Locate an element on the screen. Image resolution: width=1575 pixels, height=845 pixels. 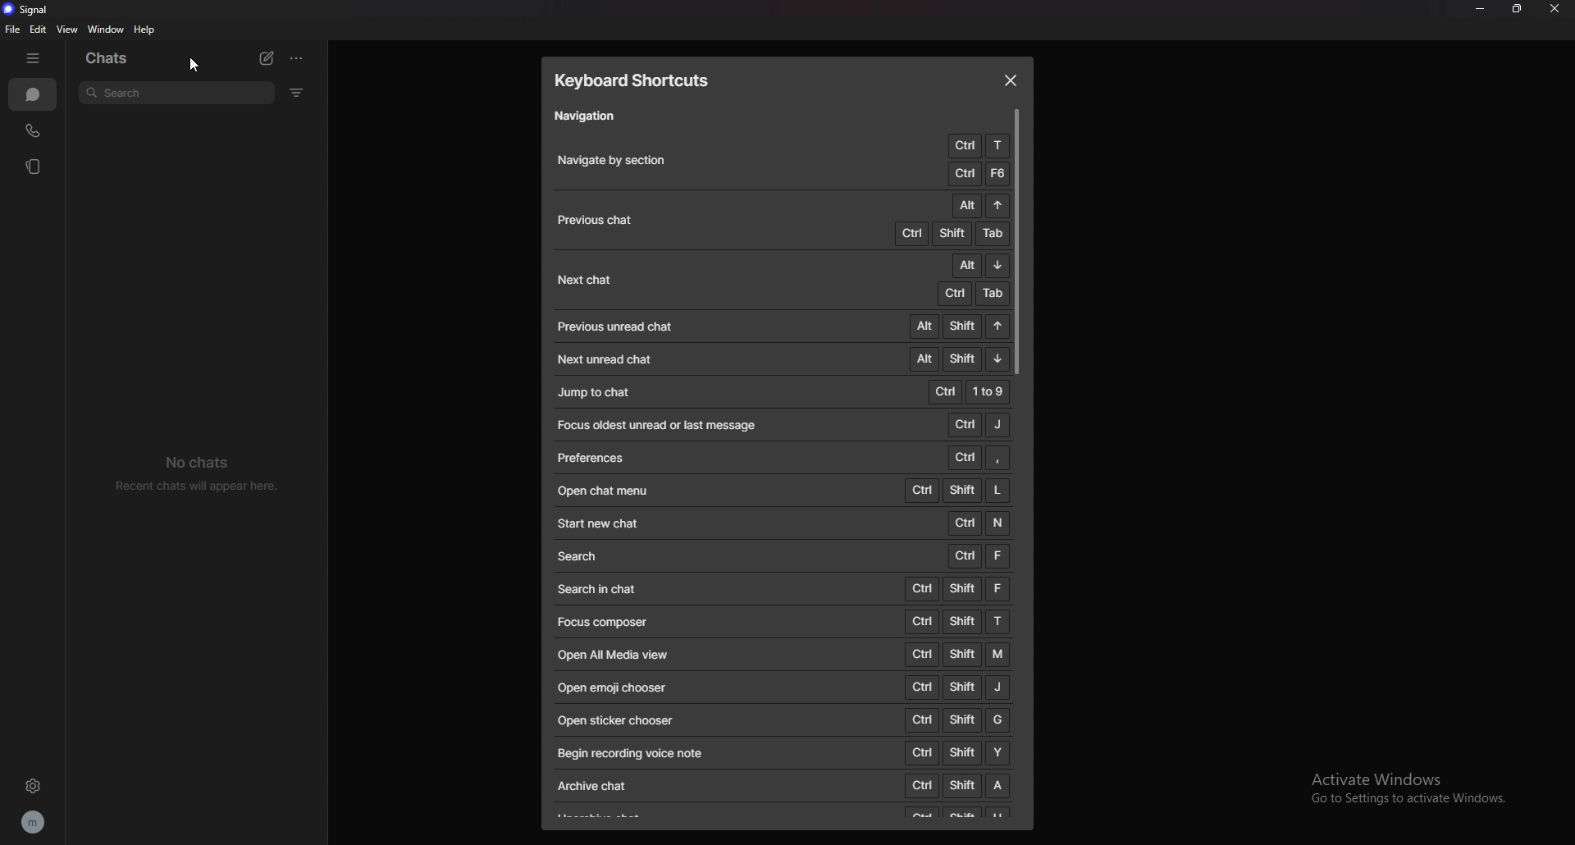
edit is located at coordinates (38, 30).